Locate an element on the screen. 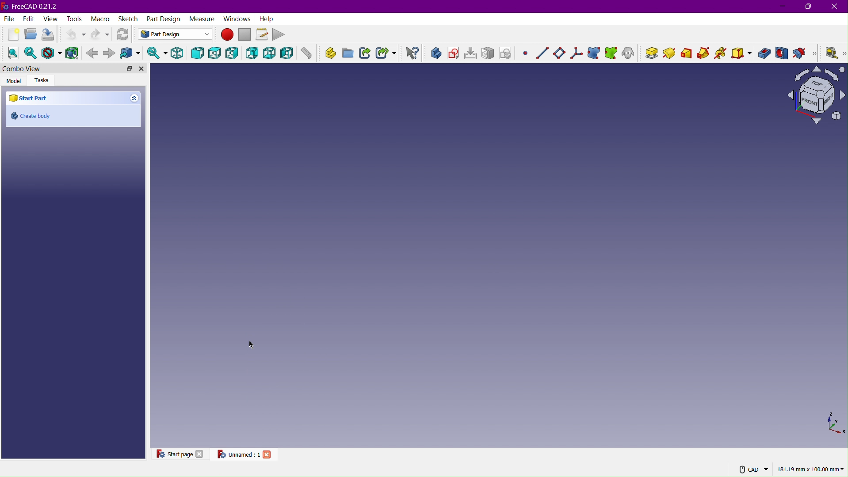 The height and width of the screenshot is (477, 848). Make Sub-Link is located at coordinates (386, 55).